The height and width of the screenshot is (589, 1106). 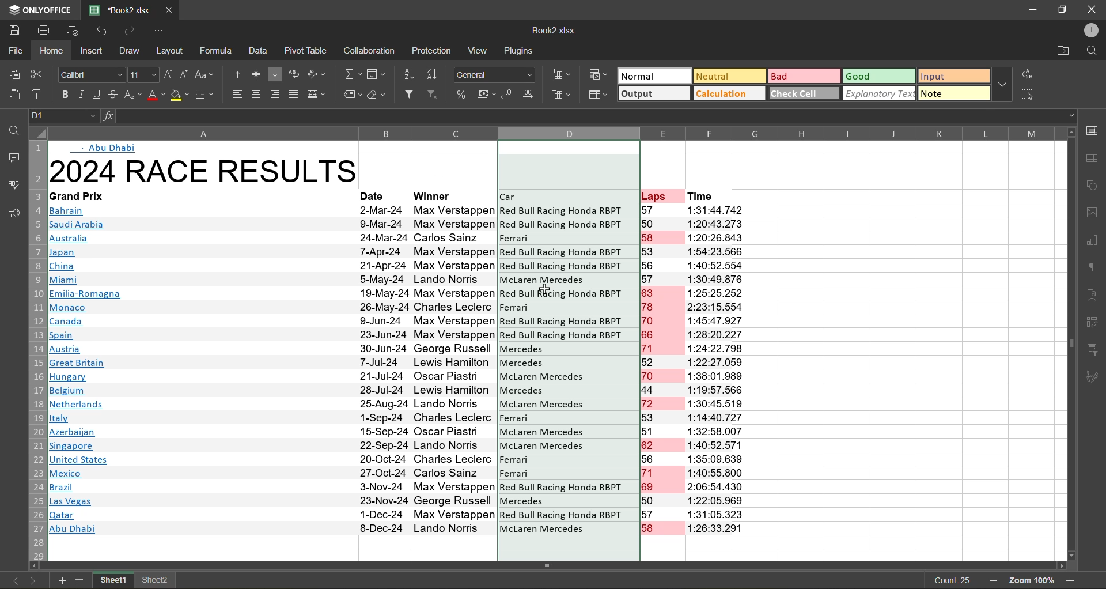 I want to click on Netherlands 25-Aug-24 Lando Norris McLaren Mercedes 72 1:30:45.519, so click(x=397, y=404).